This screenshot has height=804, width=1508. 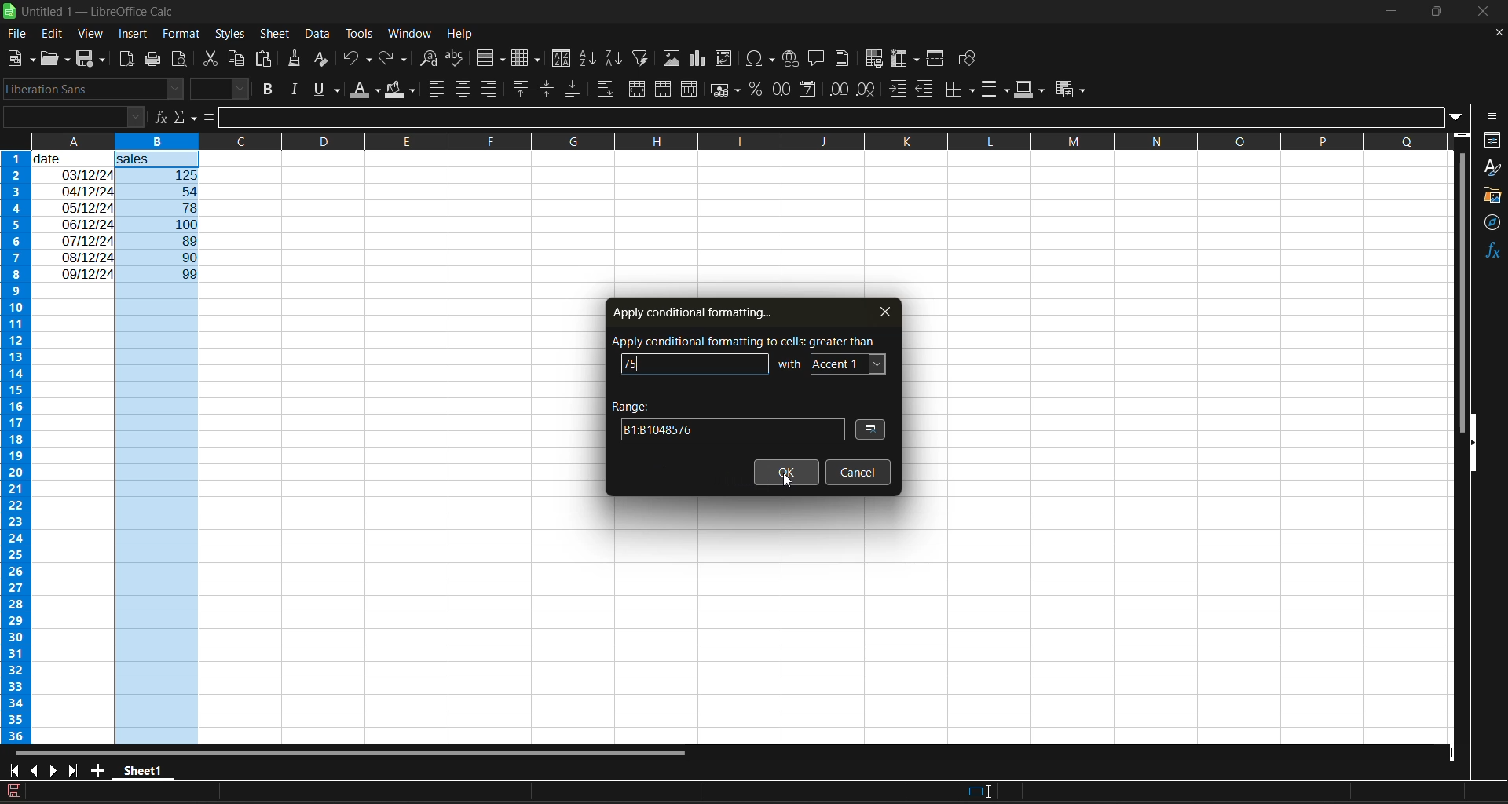 I want to click on save, so click(x=93, y=60).